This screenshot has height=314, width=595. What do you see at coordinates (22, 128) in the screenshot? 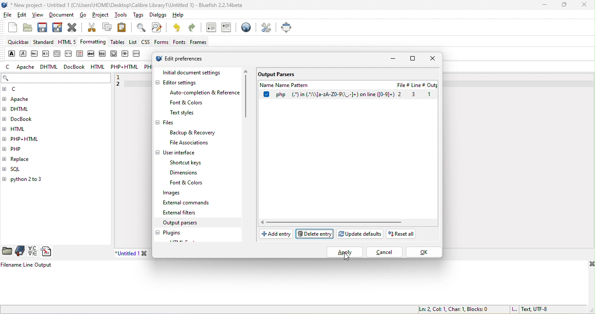
I see `html` at bounding box center [22, 128].